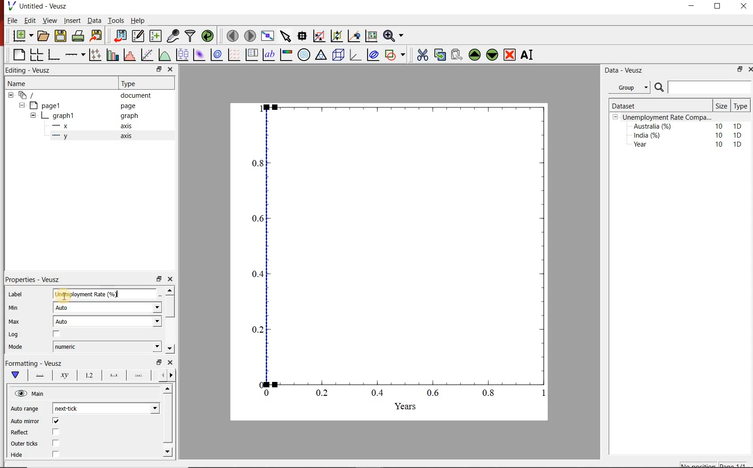 The image size is (753, 468). I want to click on Data, so click(95, 21).